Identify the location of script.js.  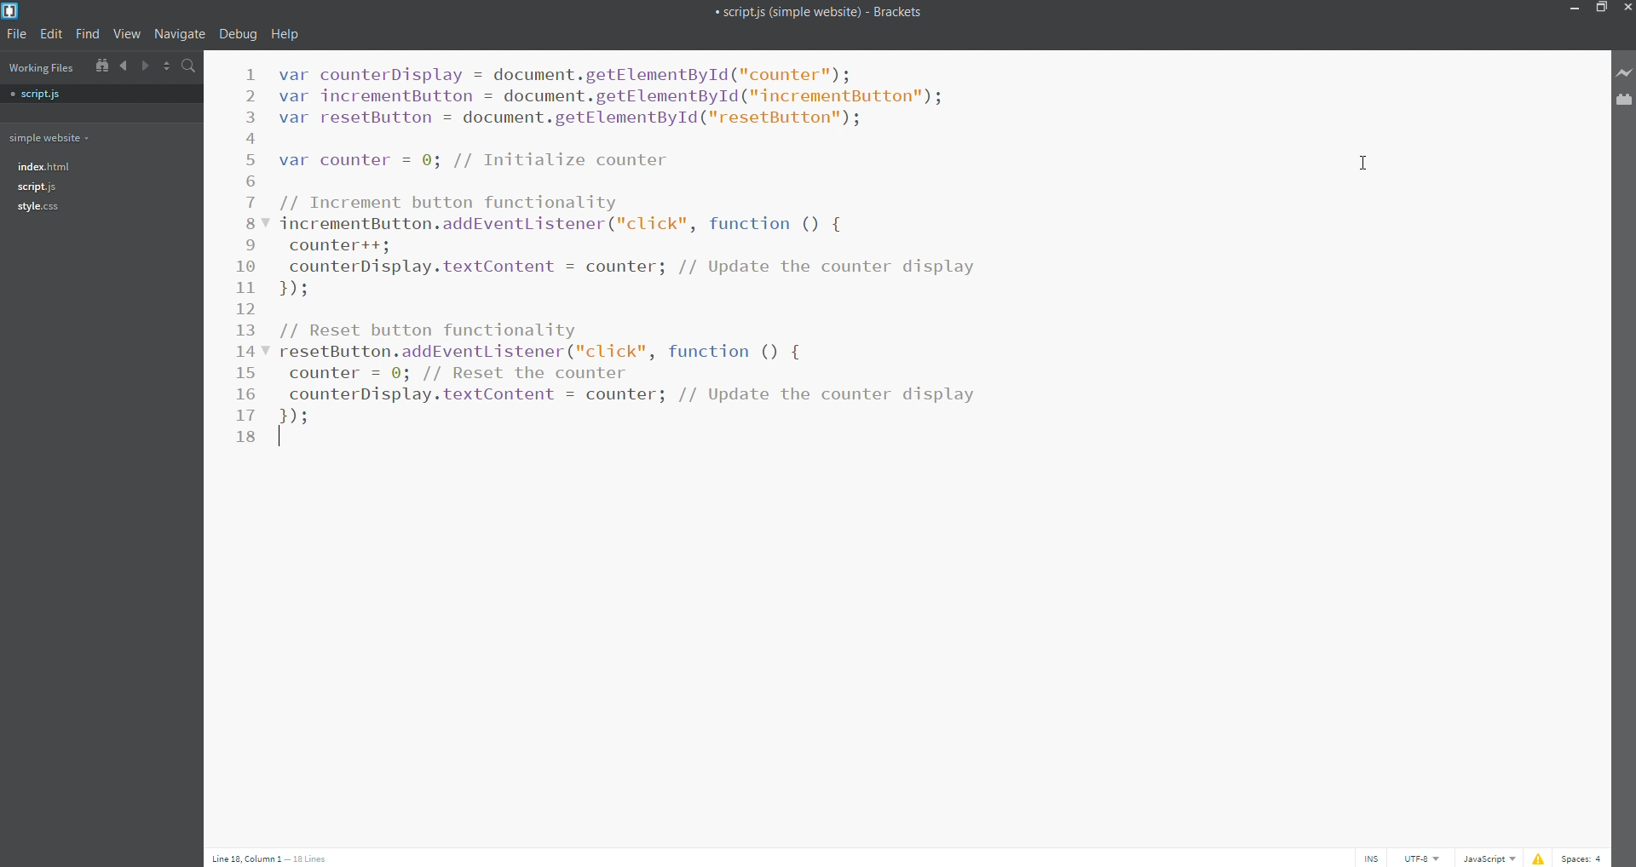
(40, 93).